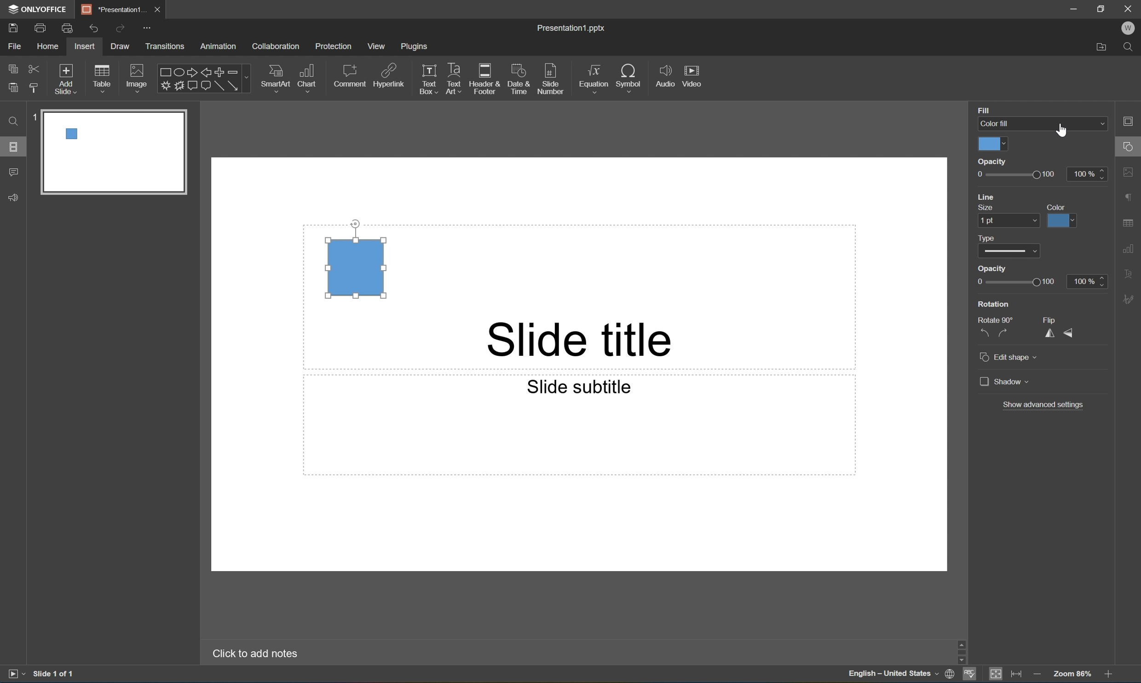 This screenshot has width=1141, height=683. I want to click on Color, so click(1060, 220).